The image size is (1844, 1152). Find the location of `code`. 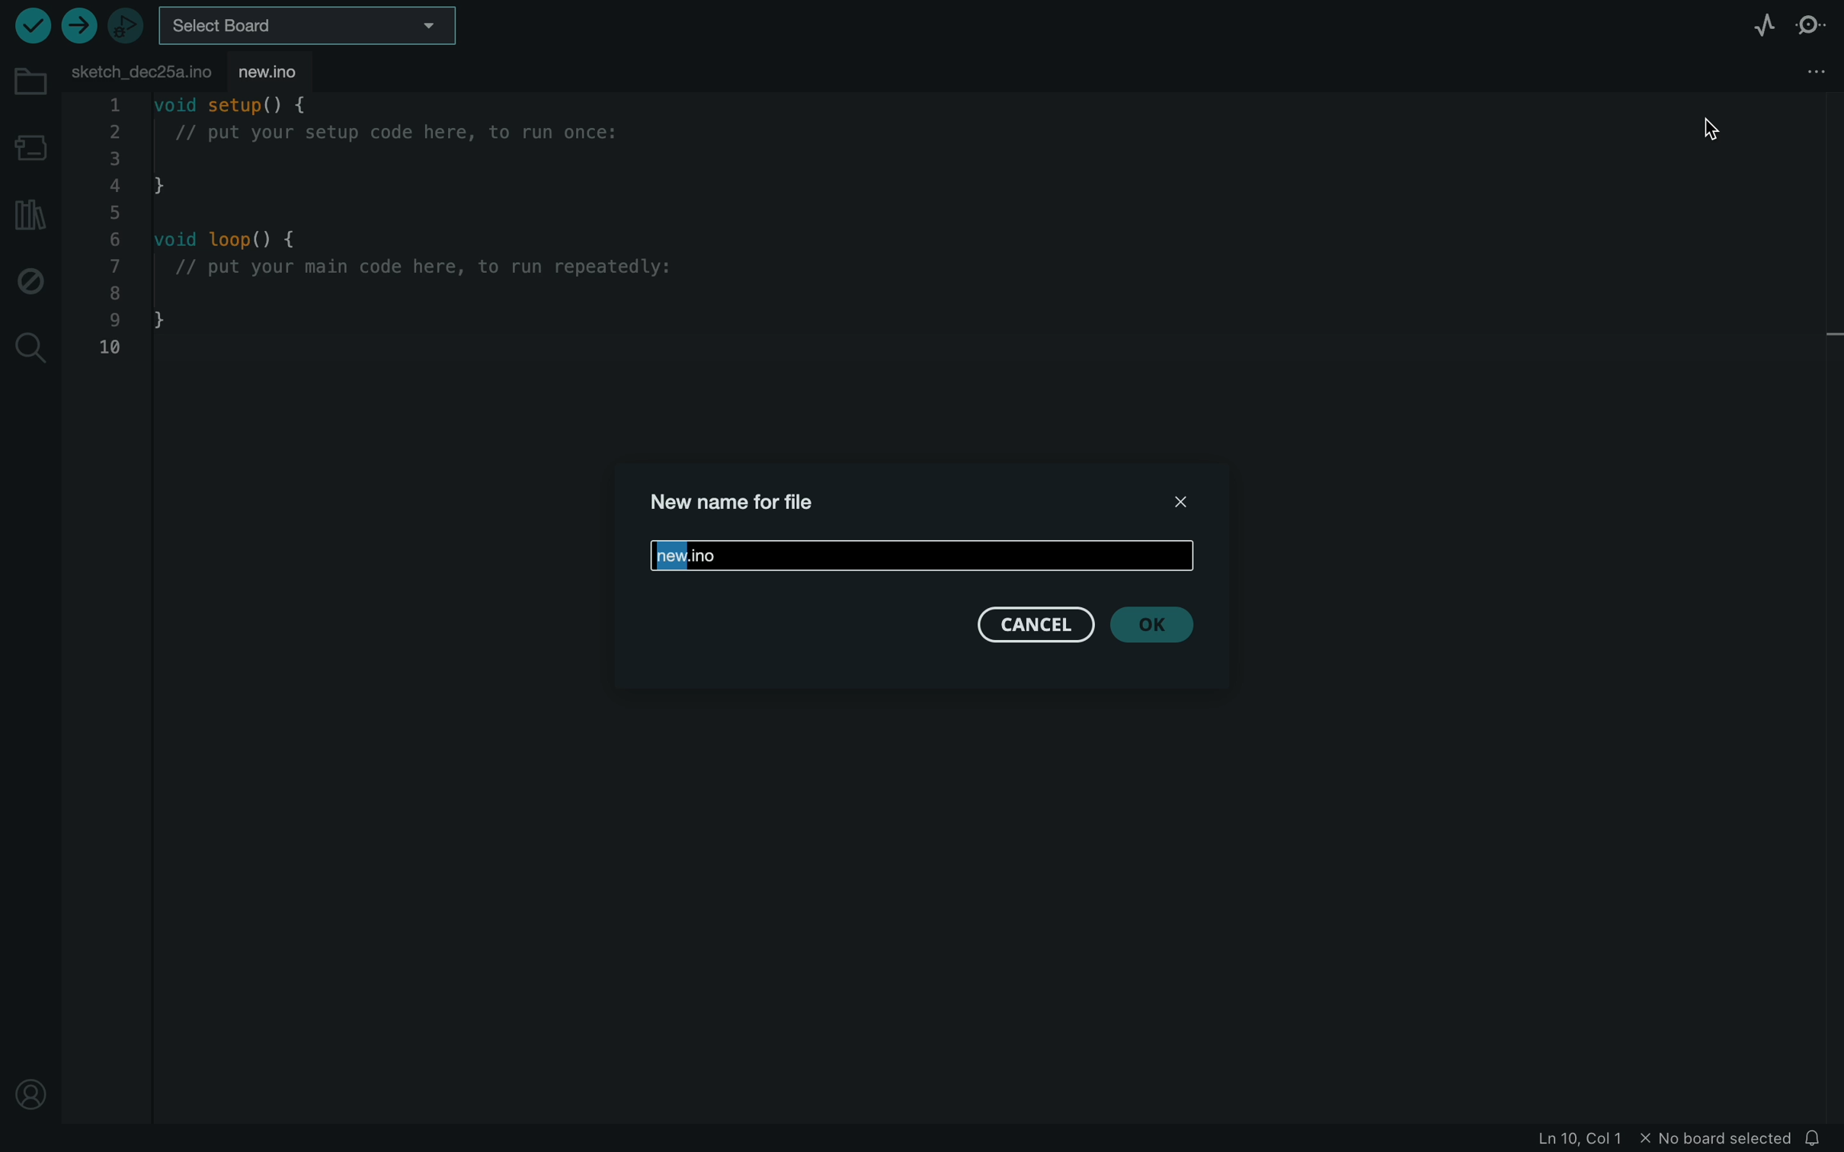

code is located at coordinates (417, 235).